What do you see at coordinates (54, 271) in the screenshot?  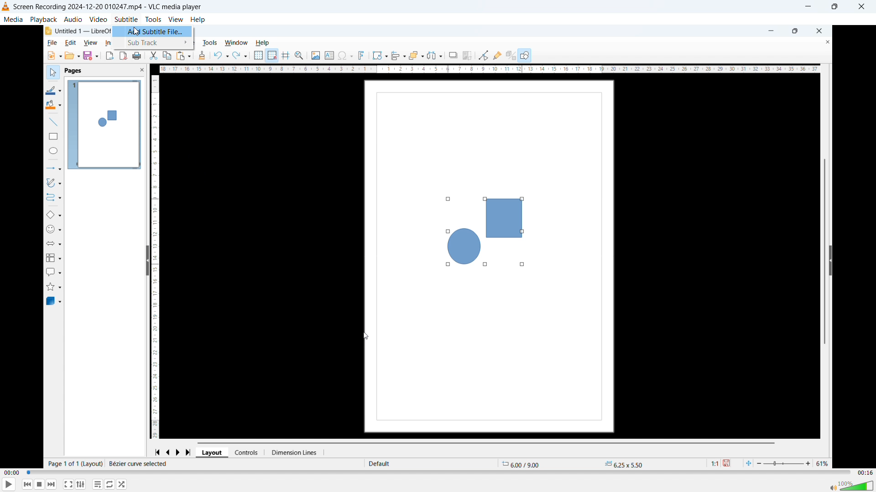 I see `callout shape` at bounding box center [54, 271].